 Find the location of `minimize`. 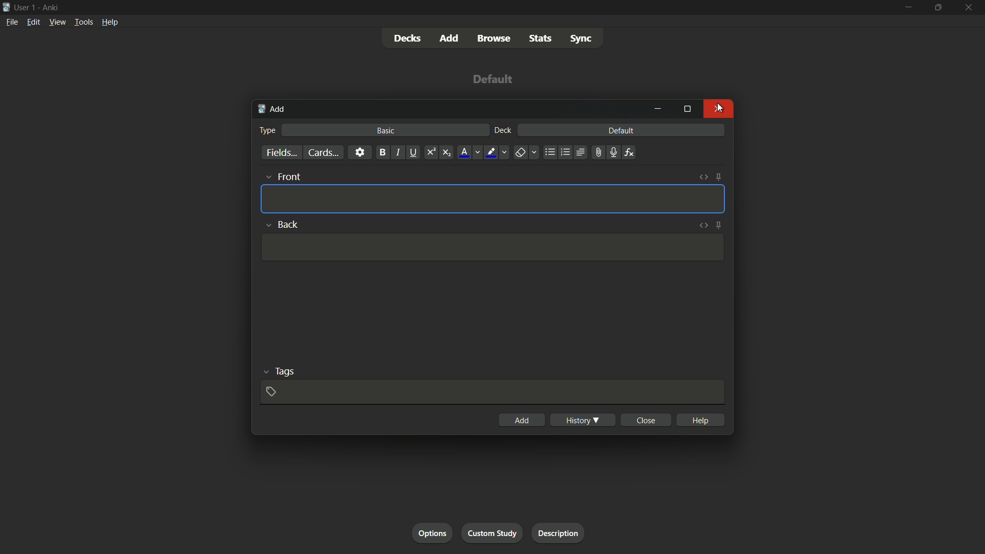

minimize is located at coordinates (907, 8).